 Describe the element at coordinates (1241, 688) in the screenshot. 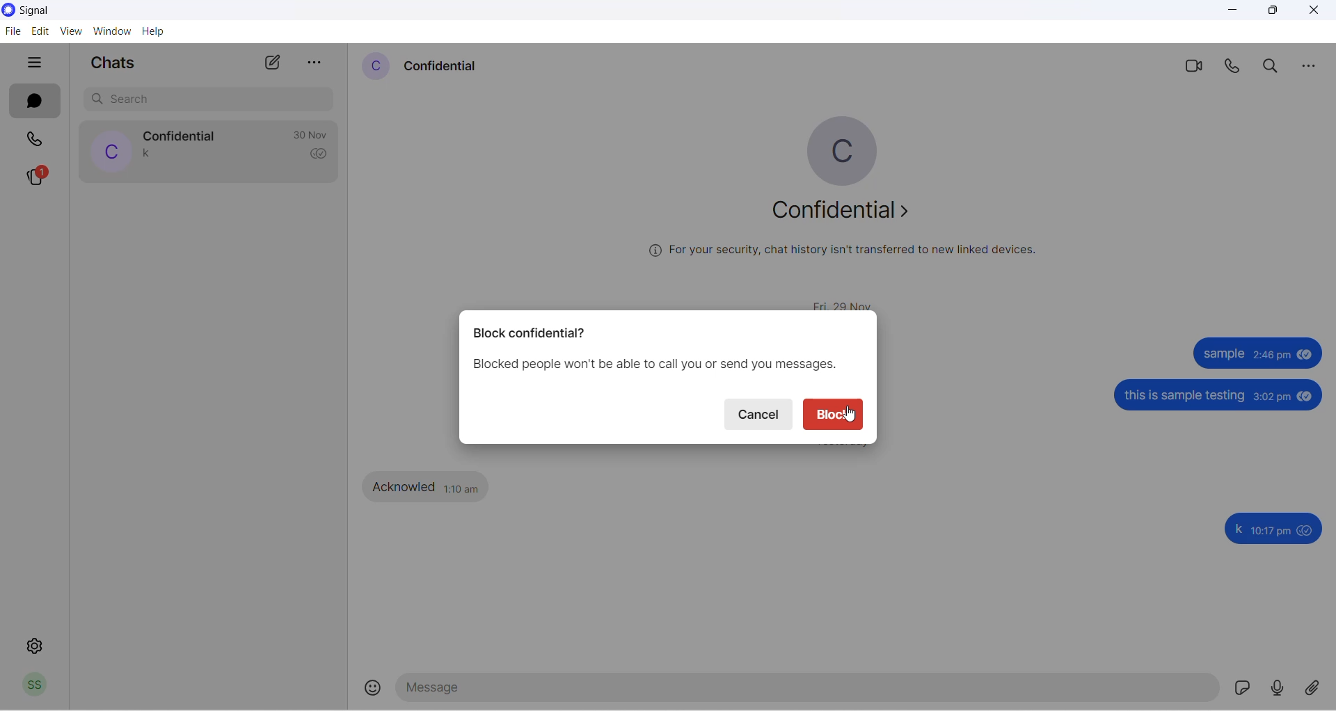

I see `sticker` at that location.